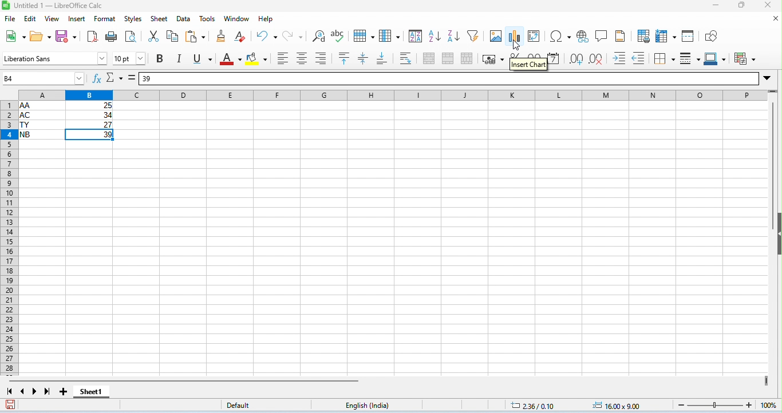 This screenshot has width=782, height=413. What do you see at coordinates (620, 59) in the screenshot?
I see `increase indent` at bounding box center [620, 59].